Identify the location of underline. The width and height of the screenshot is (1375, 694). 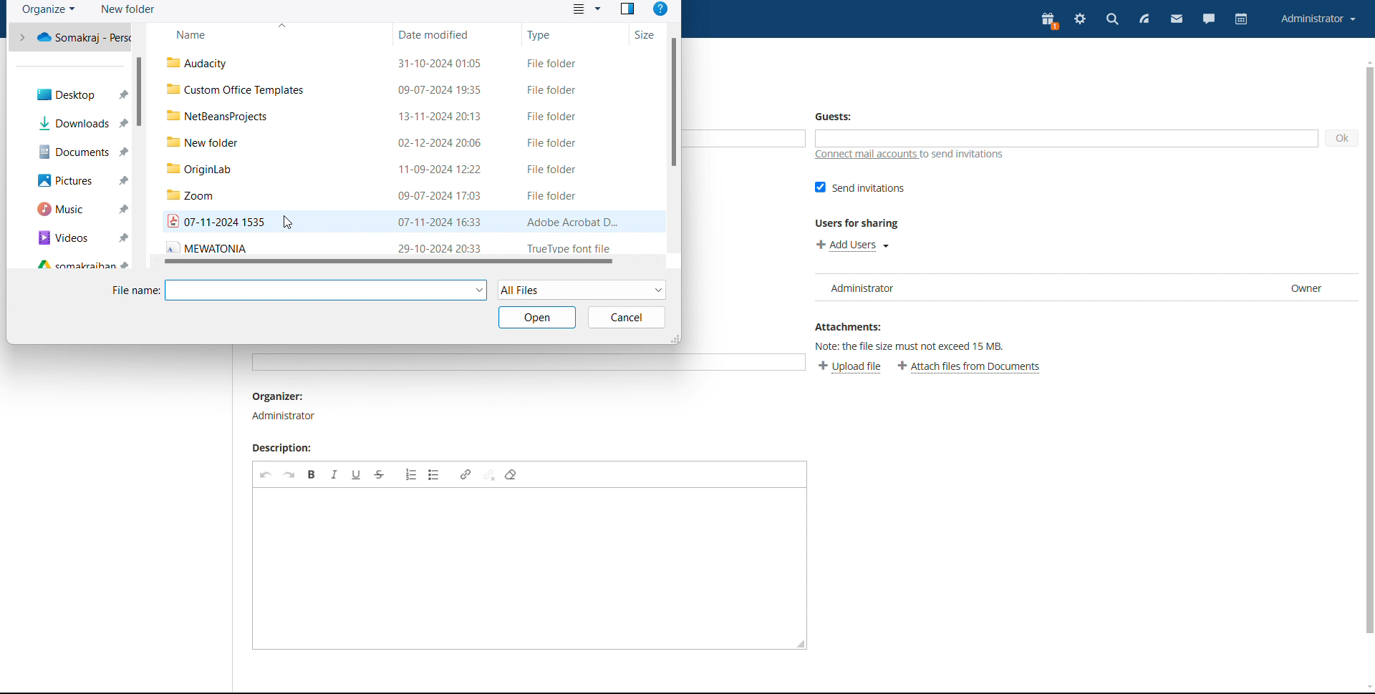
(357, 474).